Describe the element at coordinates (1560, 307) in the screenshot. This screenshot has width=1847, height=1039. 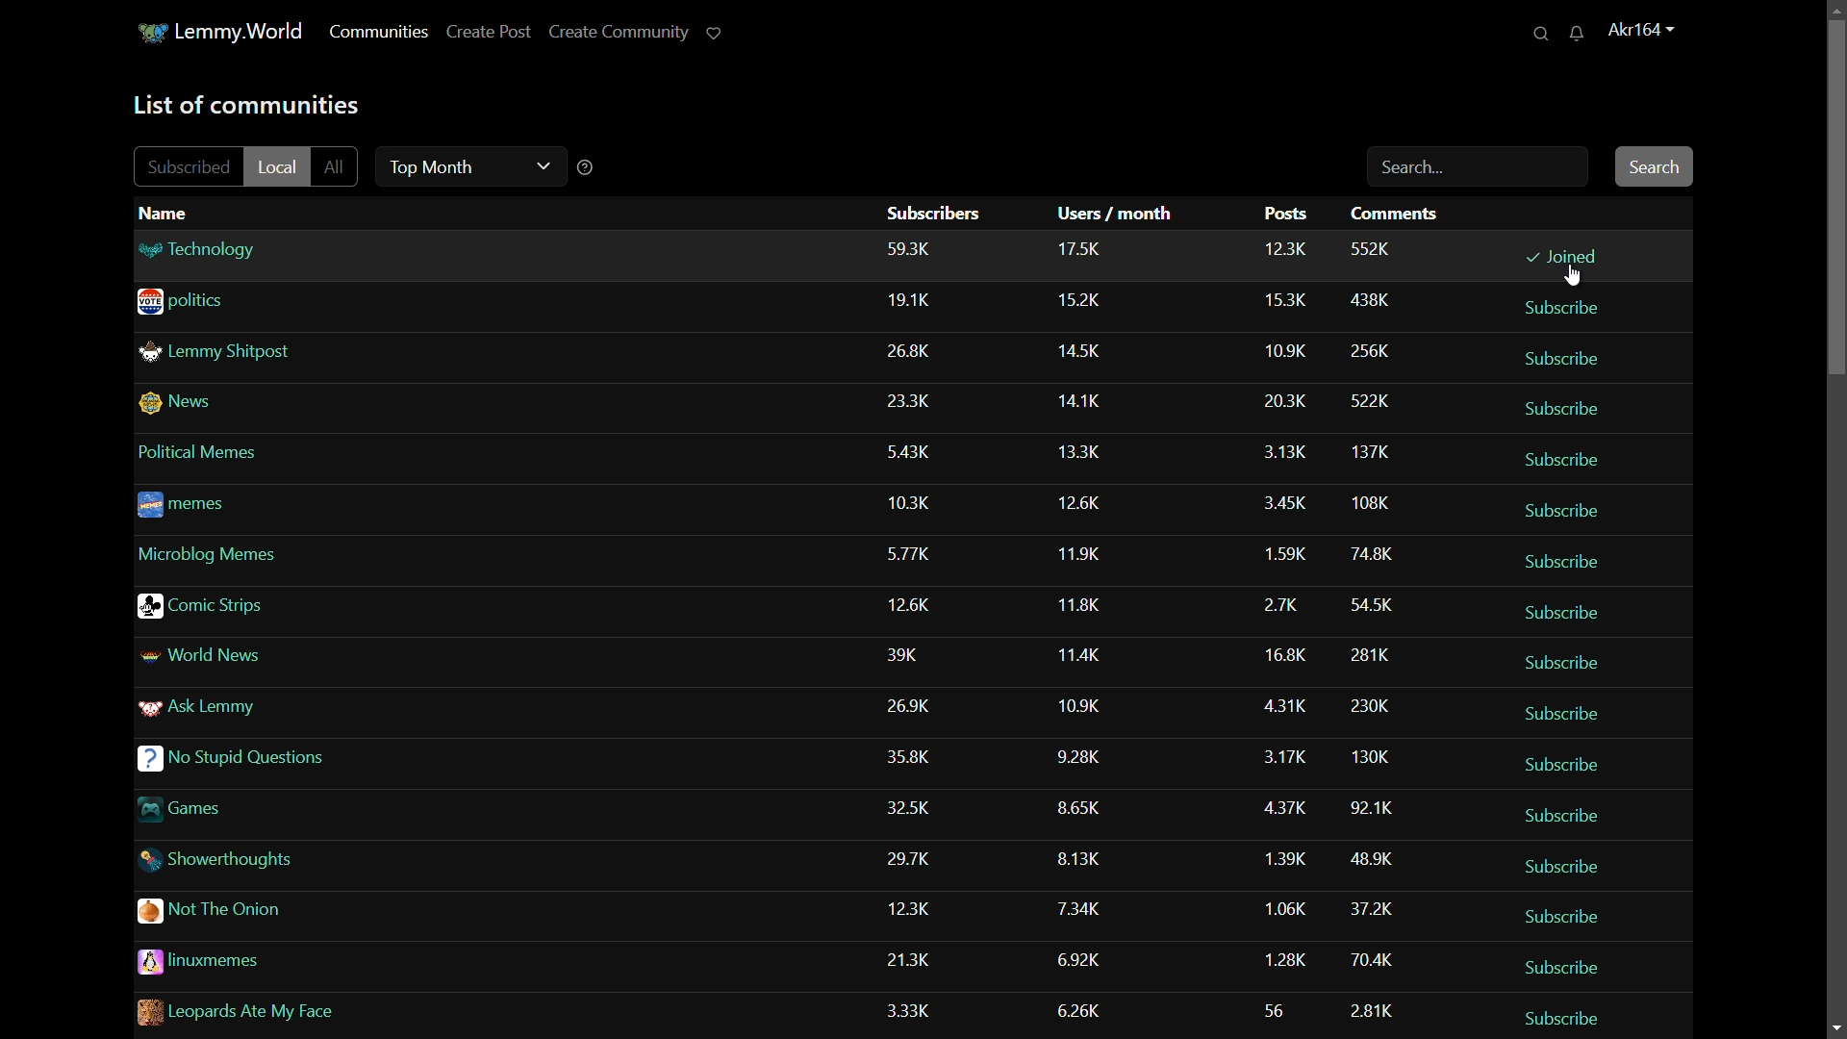
I see `subscribe/unsubscribe` at that location.